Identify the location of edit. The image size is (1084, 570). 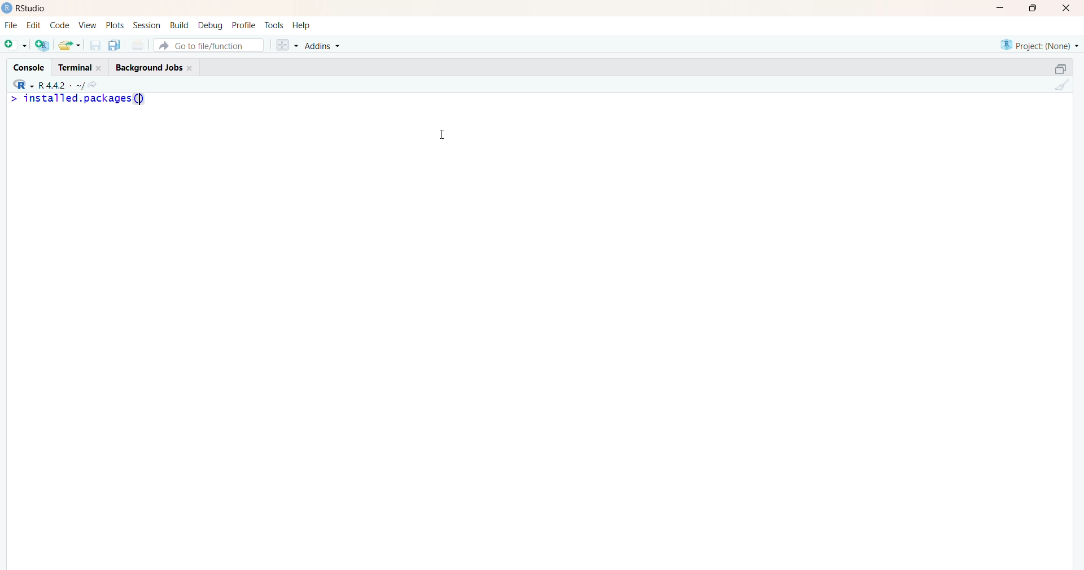
(34, 25).